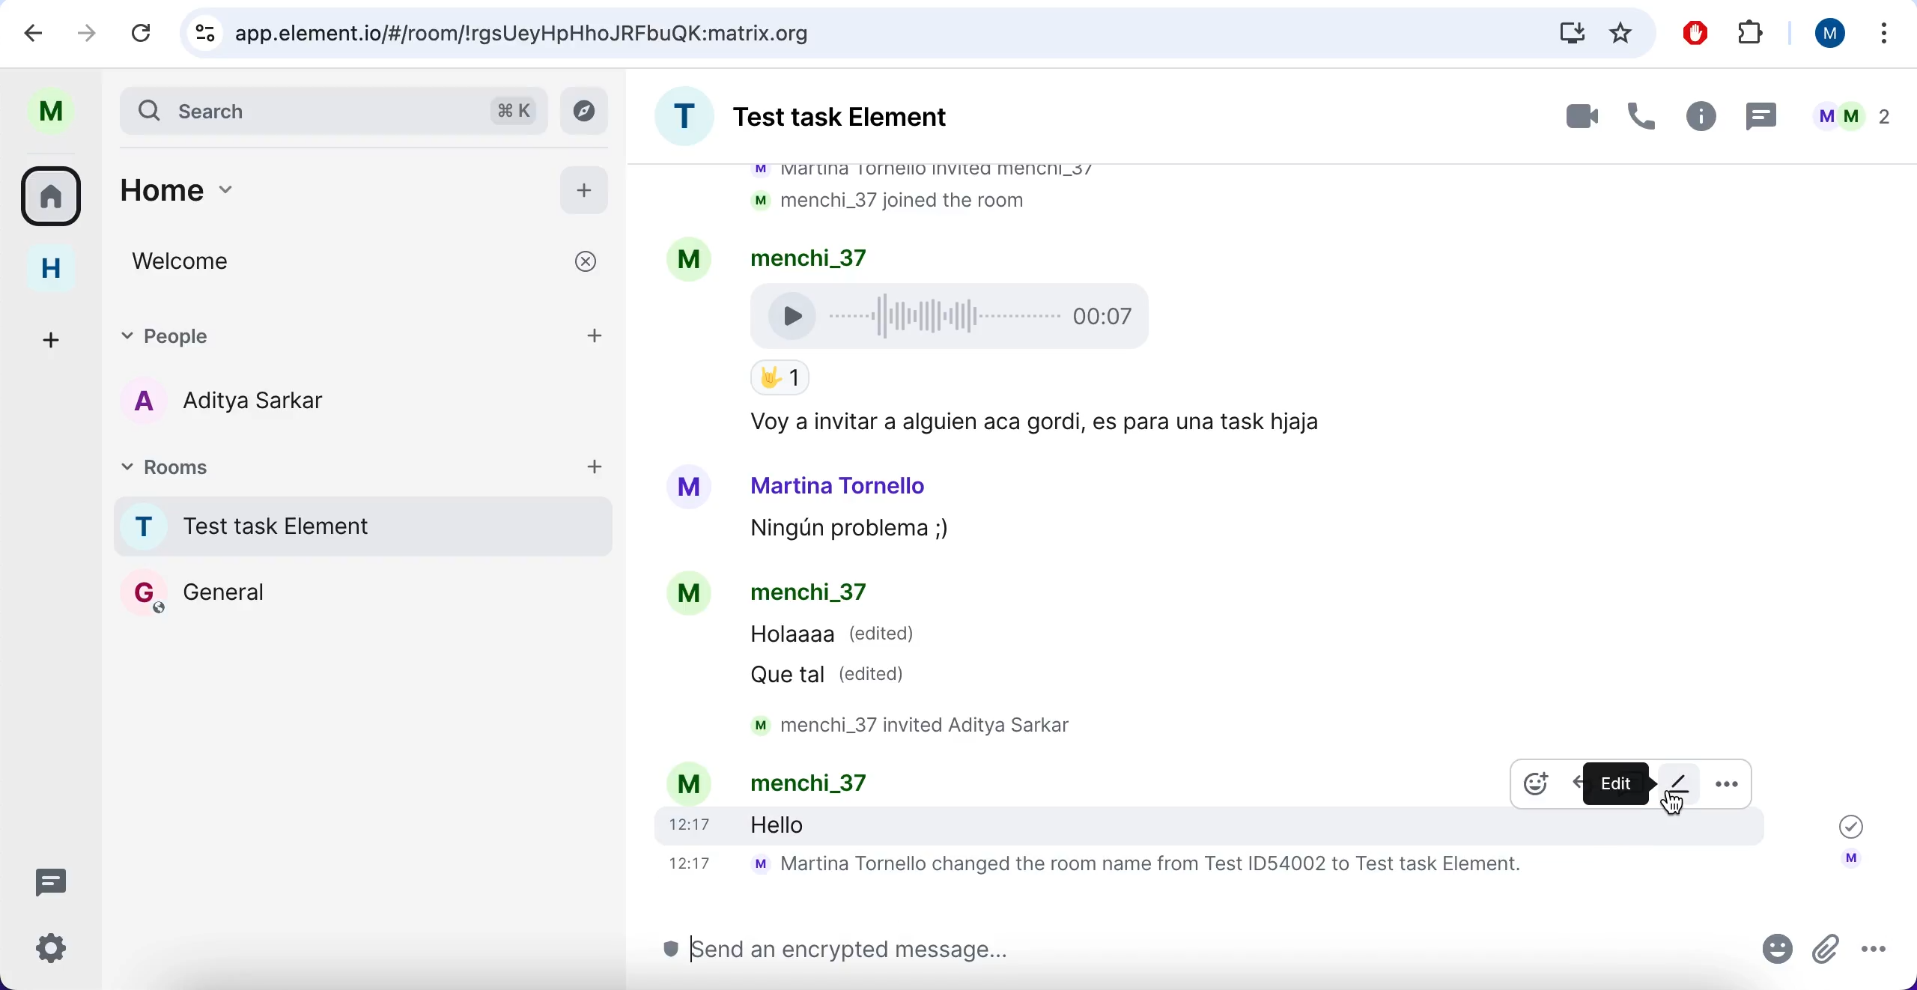 Image resolution: width=1917 pixels, height=990 pixels. Describe the element at coordinates (815, 824) in the screenshot. I see `message` at that location.